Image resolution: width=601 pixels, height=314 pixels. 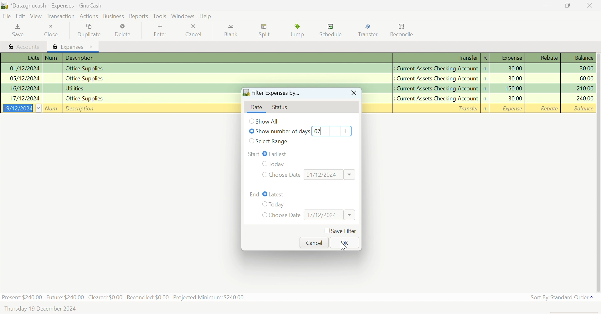 What do you see at coordinates (314, 242) in the screenshot?
I see `Cancel` at bounding box center [314, 242].